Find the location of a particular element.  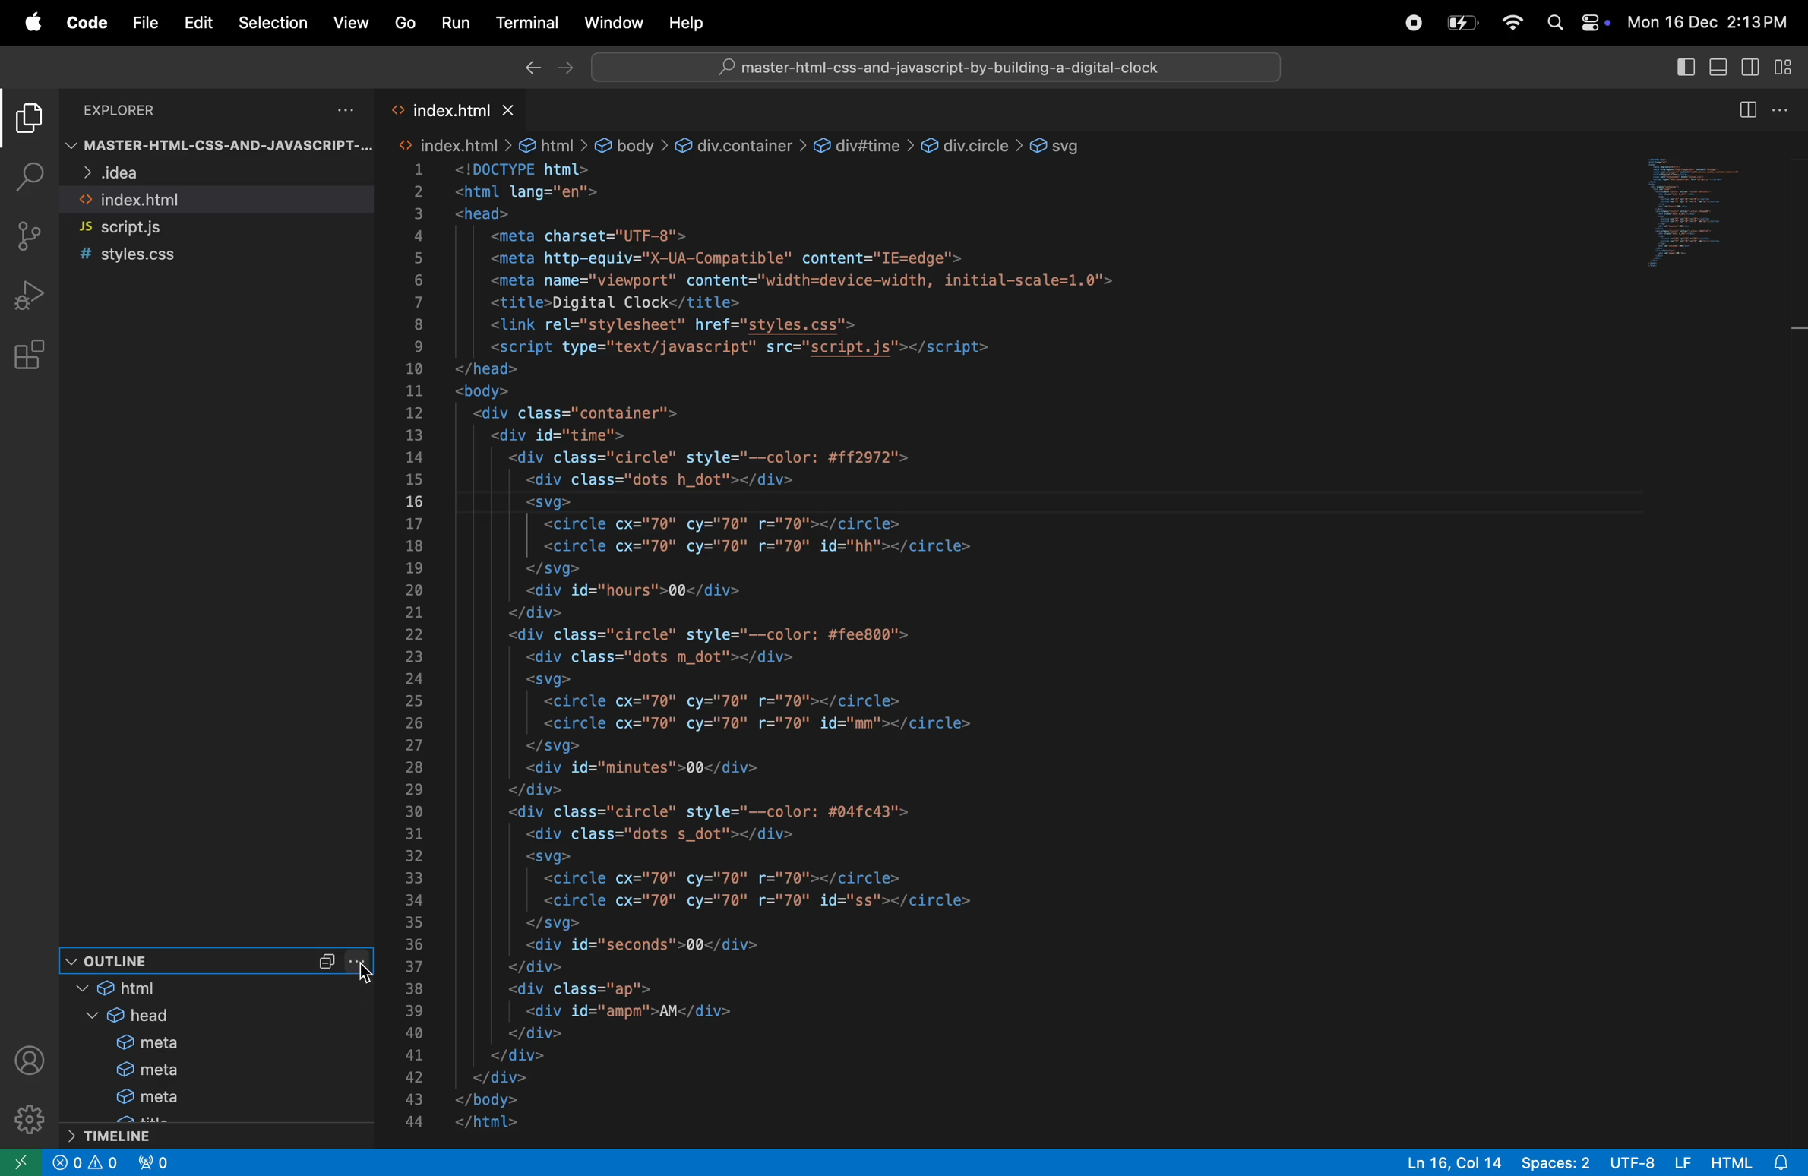

alerts is located at coordinates (104, 1165).